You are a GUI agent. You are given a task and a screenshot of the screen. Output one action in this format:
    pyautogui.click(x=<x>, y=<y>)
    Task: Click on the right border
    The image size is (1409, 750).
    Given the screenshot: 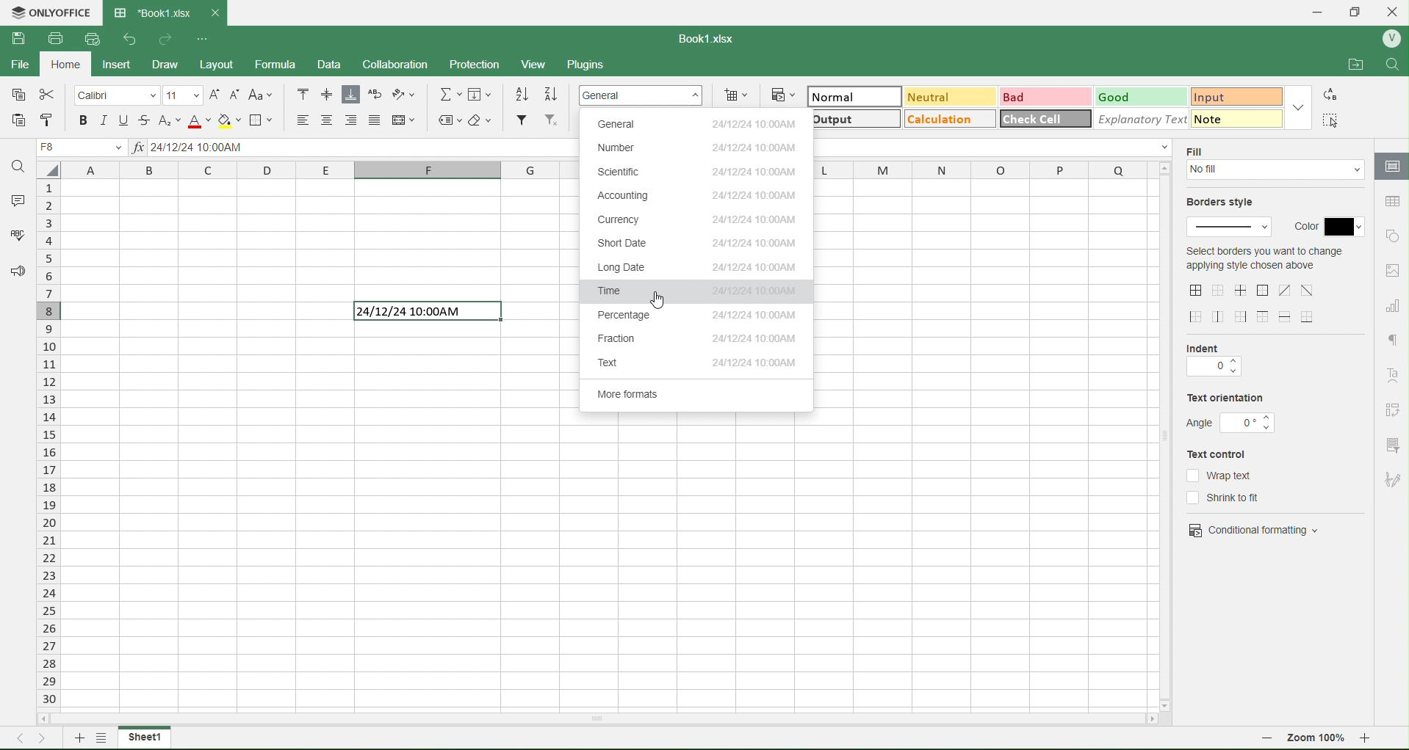 What is the action you would take?
    pyautogui.click(x=1242, y=316)
    